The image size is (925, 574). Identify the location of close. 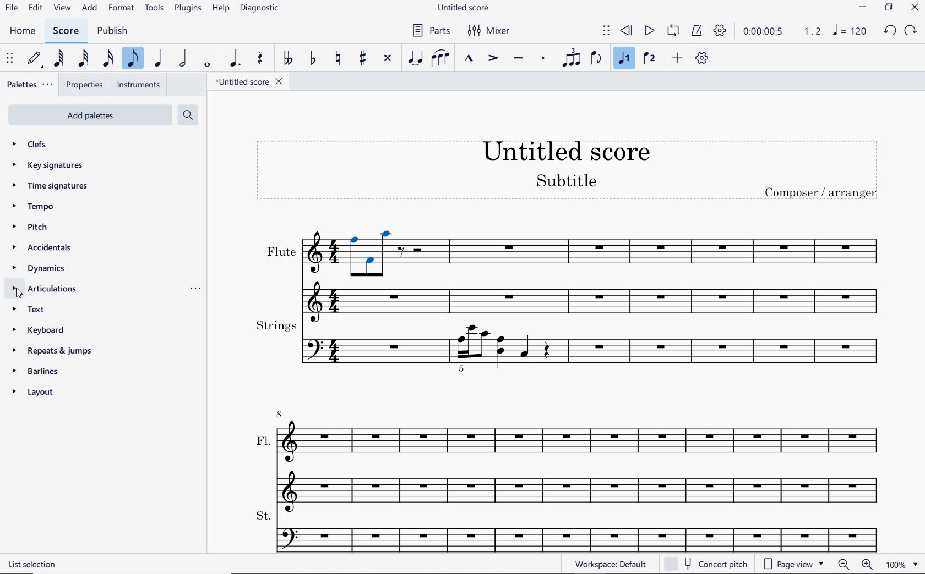
(916, 9).